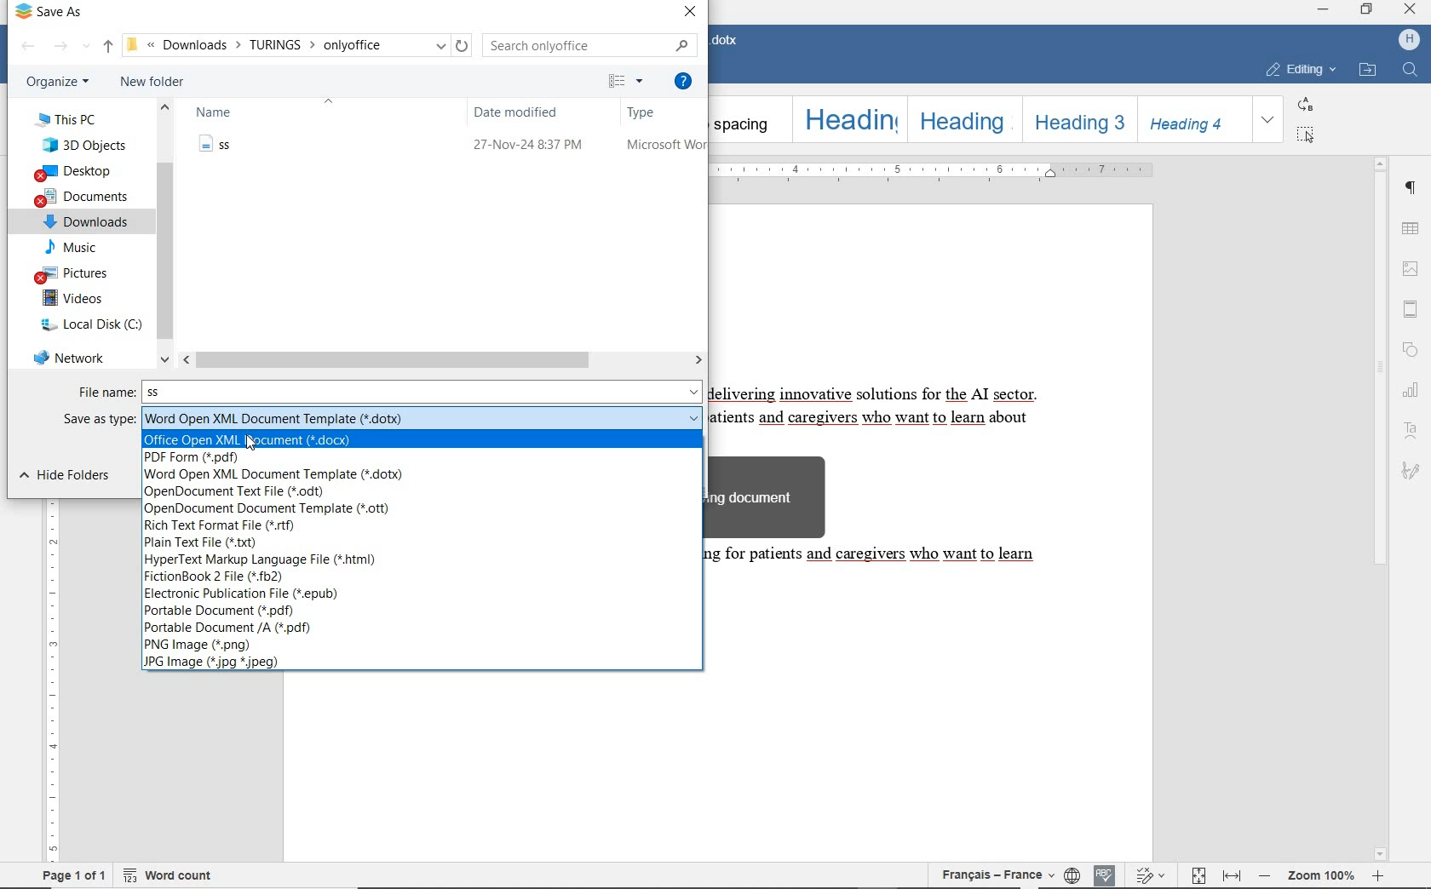 Image resolution: width=1431 pixels, height=889 pixels. Describe the element at coordinates (698, 358) in the screenshot. I see `scroll right` at that location.